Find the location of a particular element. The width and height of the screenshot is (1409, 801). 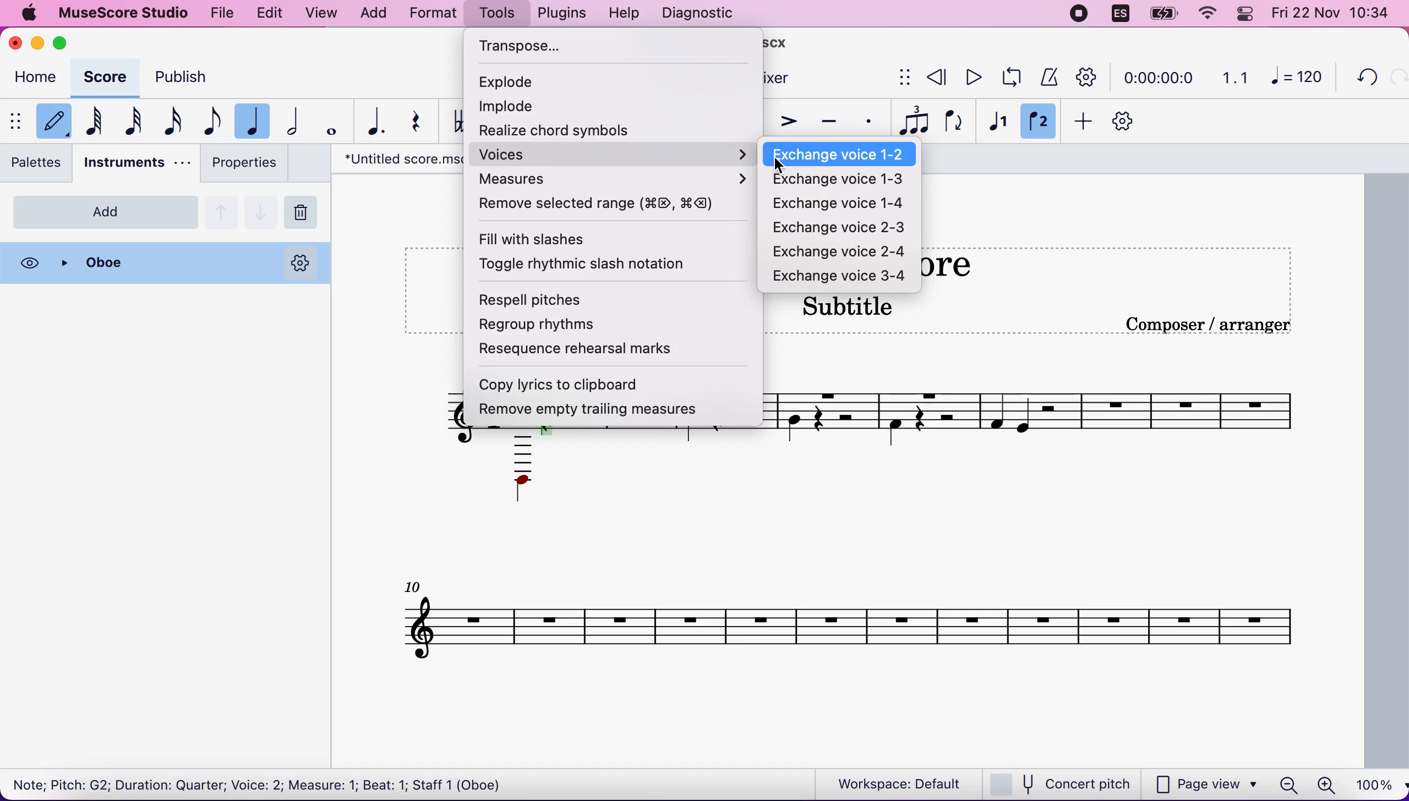

undo is located at coordinates (1362, 79).